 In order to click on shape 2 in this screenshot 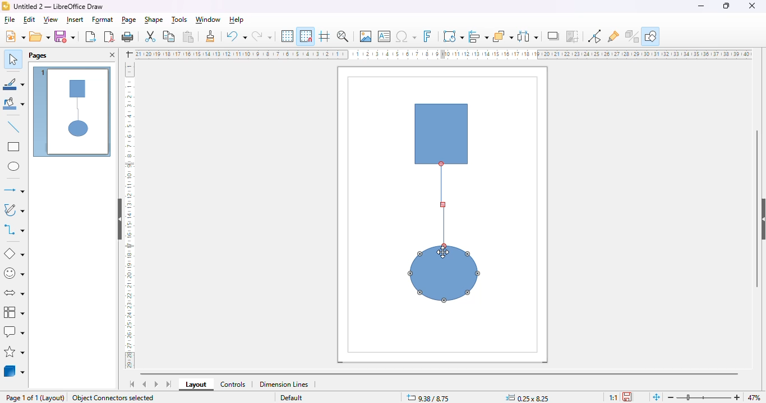, I will do `click(443, 275)`.